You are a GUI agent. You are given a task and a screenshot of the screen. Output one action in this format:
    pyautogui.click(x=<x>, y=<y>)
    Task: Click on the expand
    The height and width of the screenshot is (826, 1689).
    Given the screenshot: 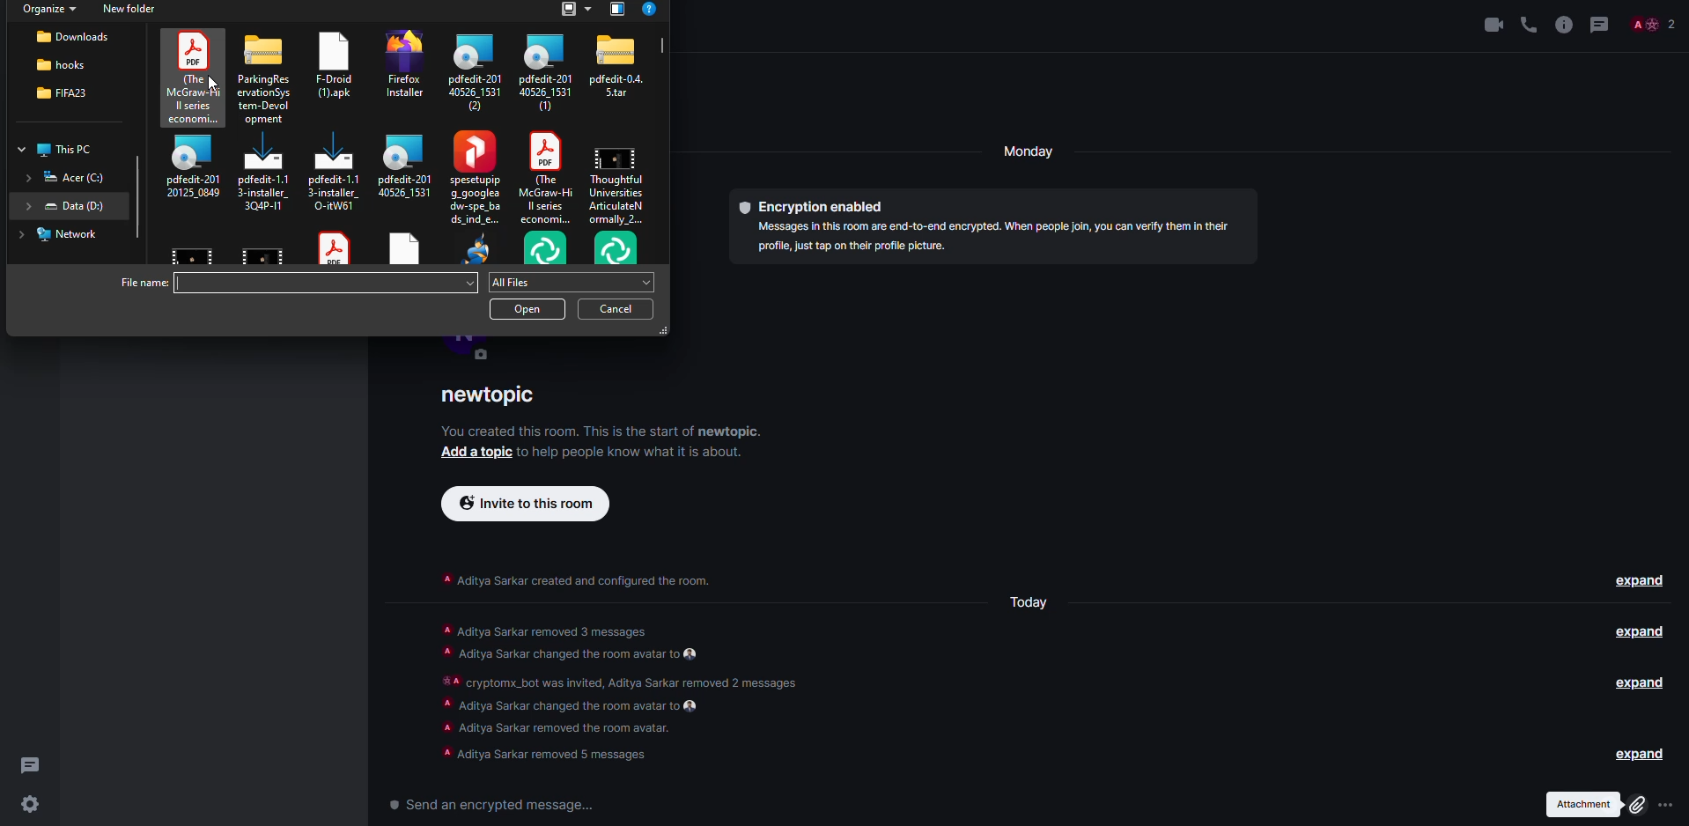 What is the action you would take?
    pyautogui.click(x=1638, y=683)
    